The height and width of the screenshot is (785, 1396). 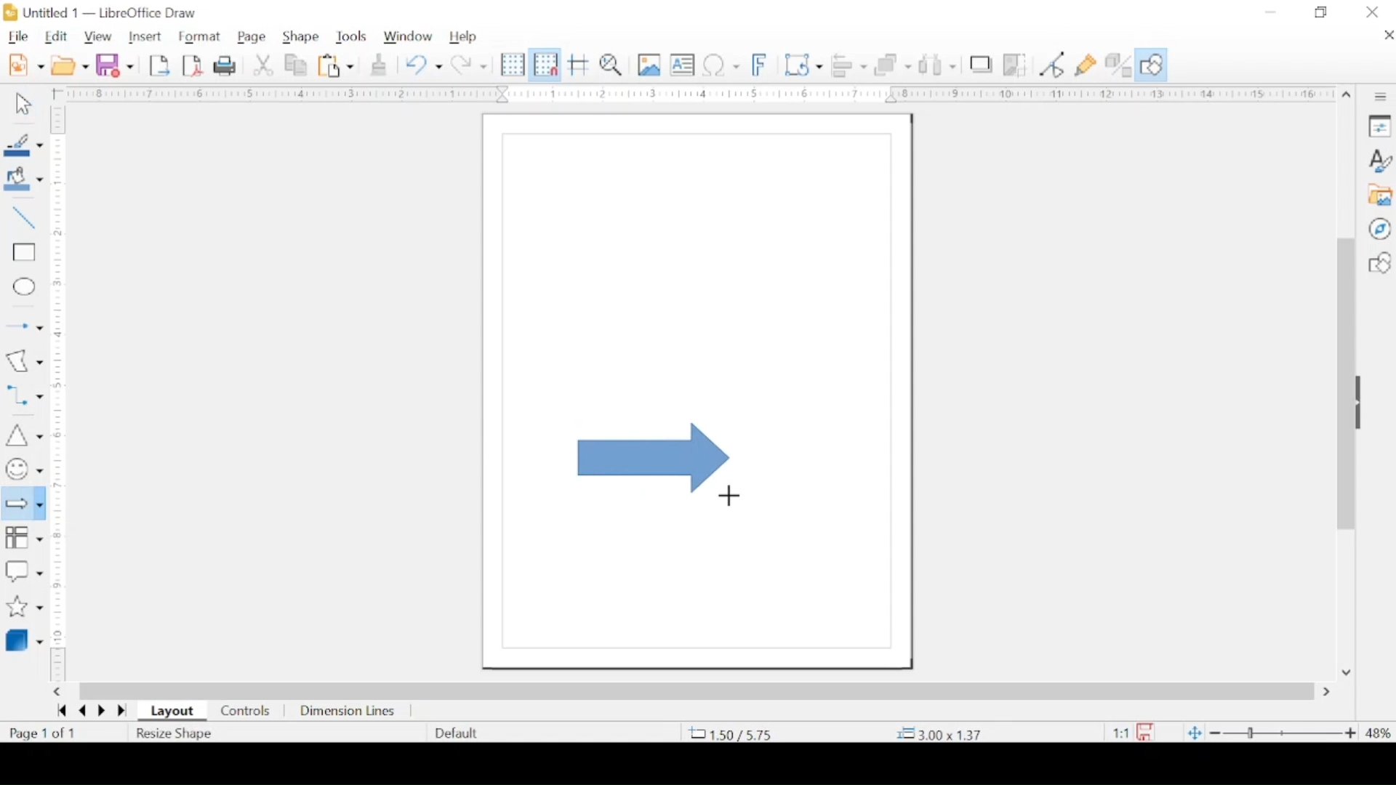 What do you see at coordinates (115, 64) in the screenshot?
I see `save` at bounding box center [115, 64].